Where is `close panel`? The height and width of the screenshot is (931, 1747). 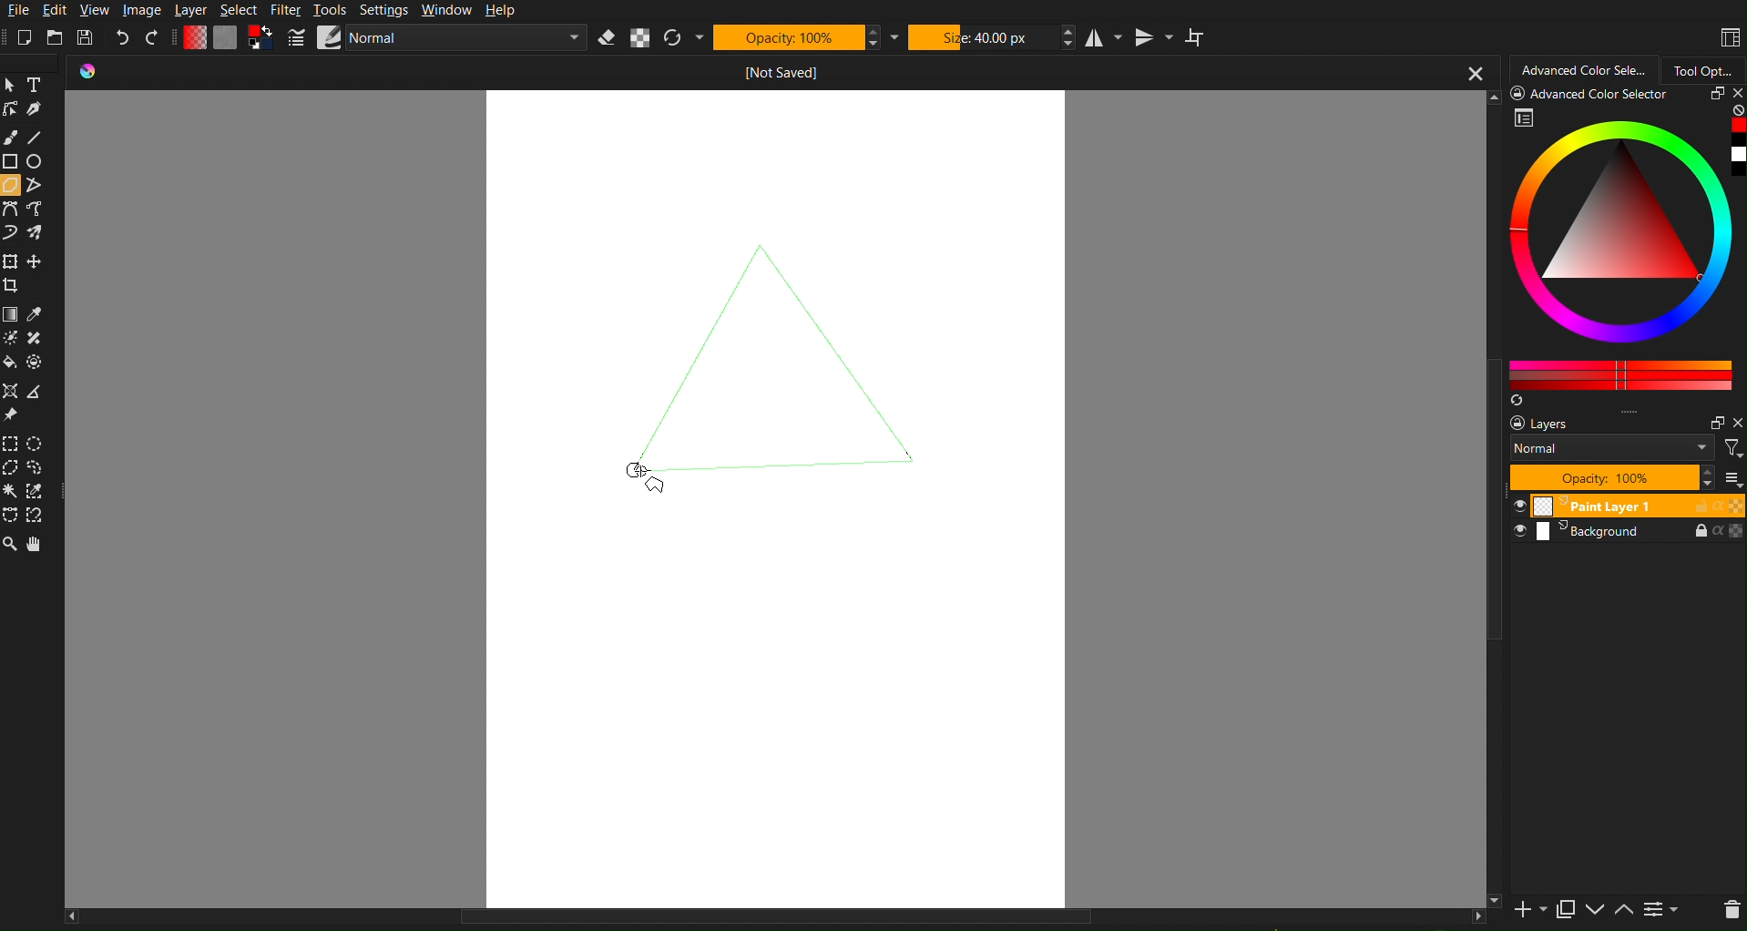
close panel is located at coordinates (1735, 95).